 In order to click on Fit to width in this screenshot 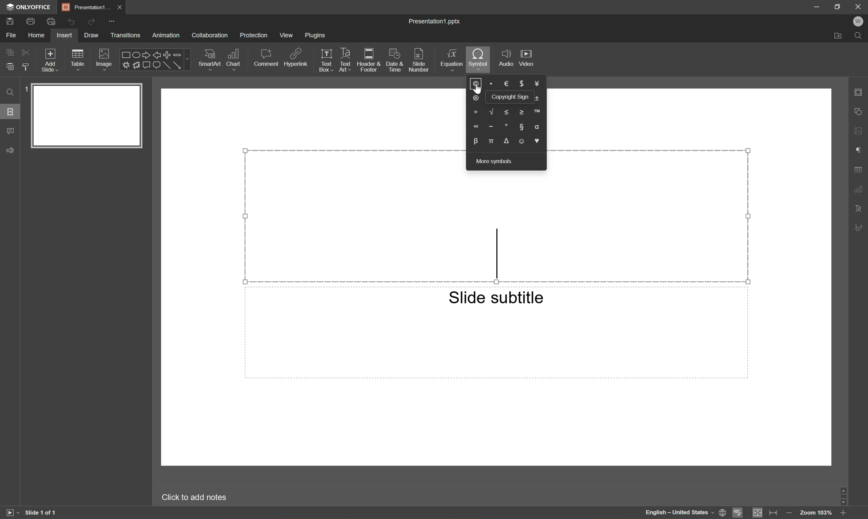, I will do `click(774, 512)`.